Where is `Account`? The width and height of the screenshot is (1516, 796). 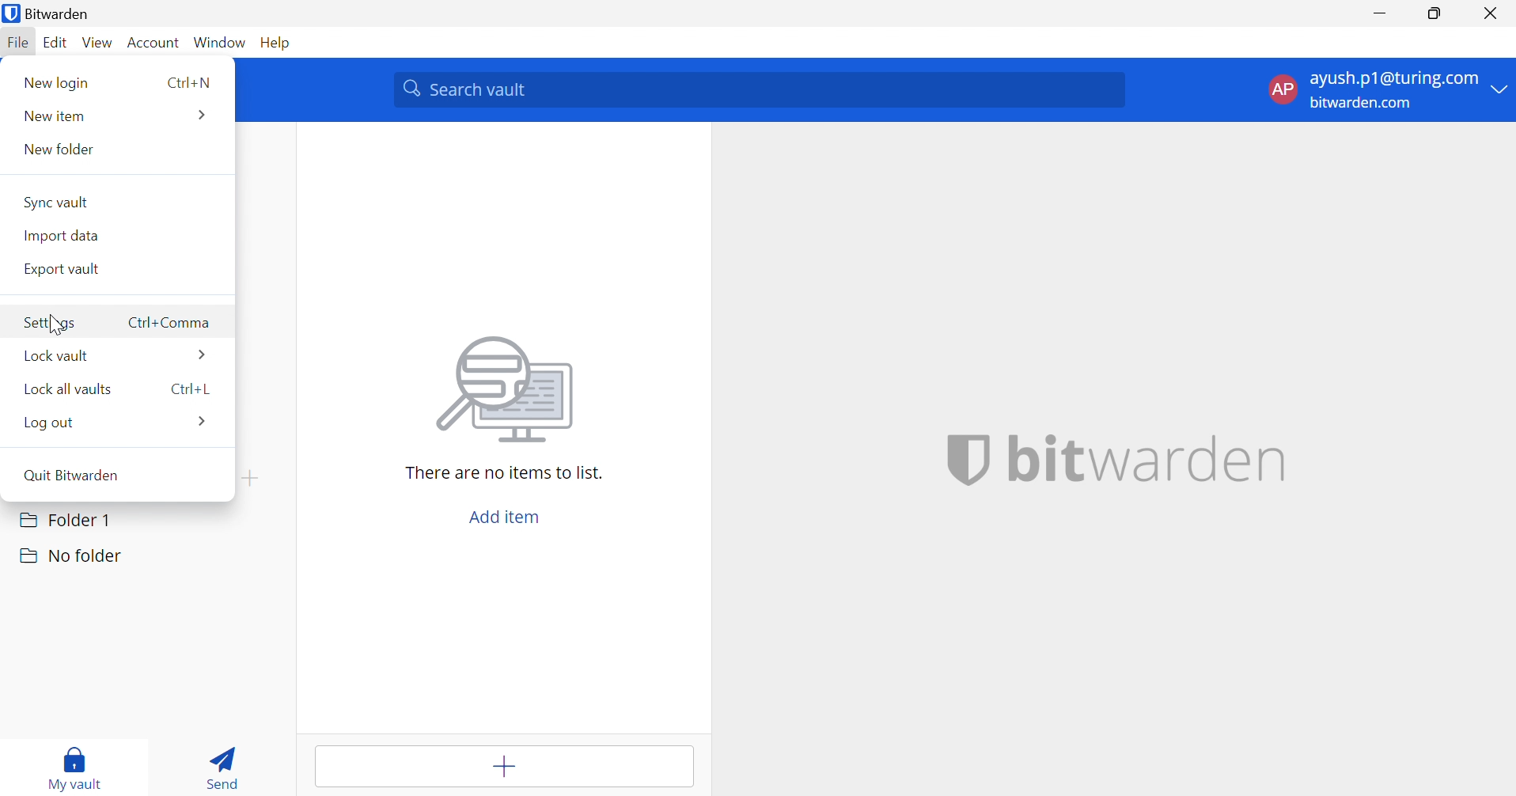 Account is located at coordinates (156, 44).